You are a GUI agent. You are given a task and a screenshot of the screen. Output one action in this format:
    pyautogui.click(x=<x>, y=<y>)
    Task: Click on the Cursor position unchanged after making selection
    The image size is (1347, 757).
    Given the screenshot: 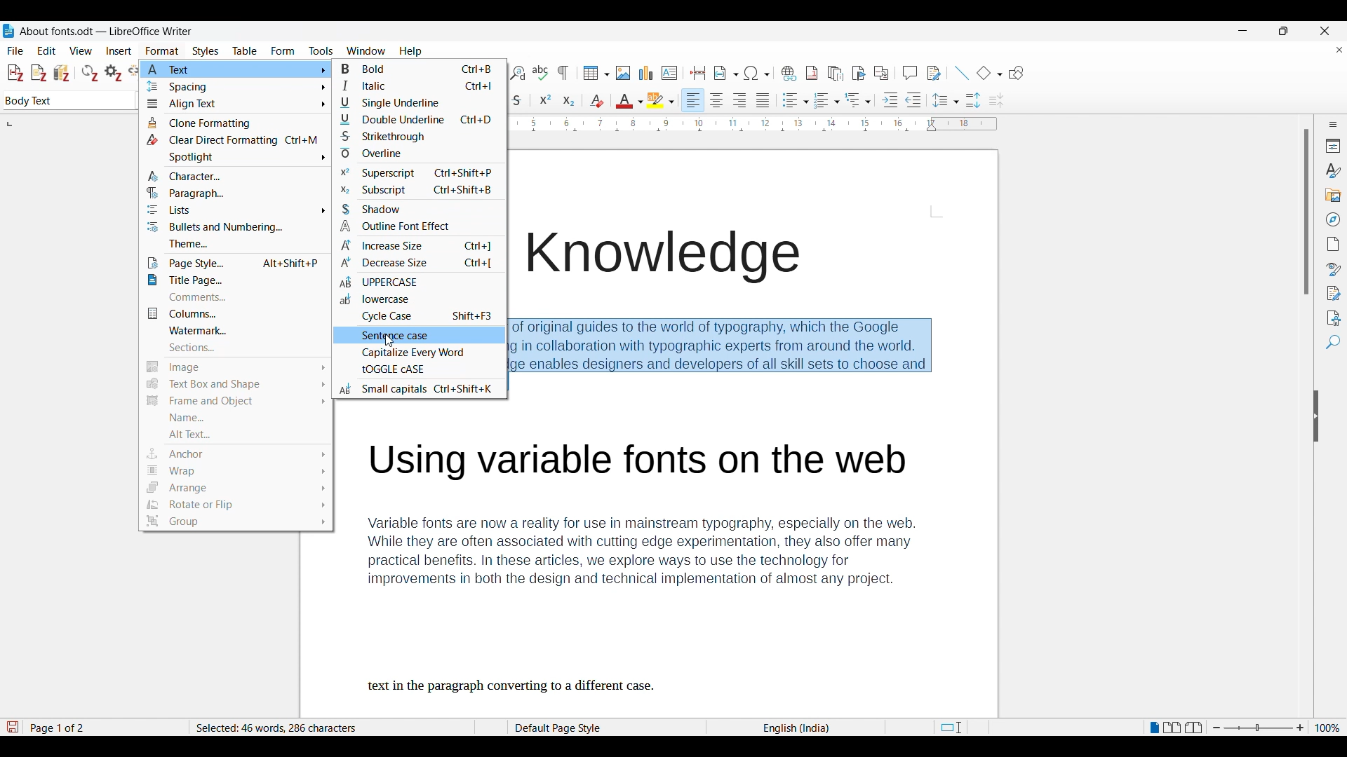 What is the action you would take?
    pyautogui.click(x=511, y=383)
    